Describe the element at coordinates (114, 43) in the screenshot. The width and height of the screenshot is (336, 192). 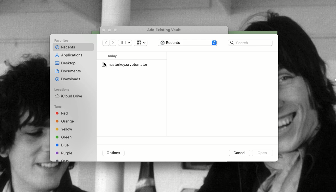
I see `Next` at that location.